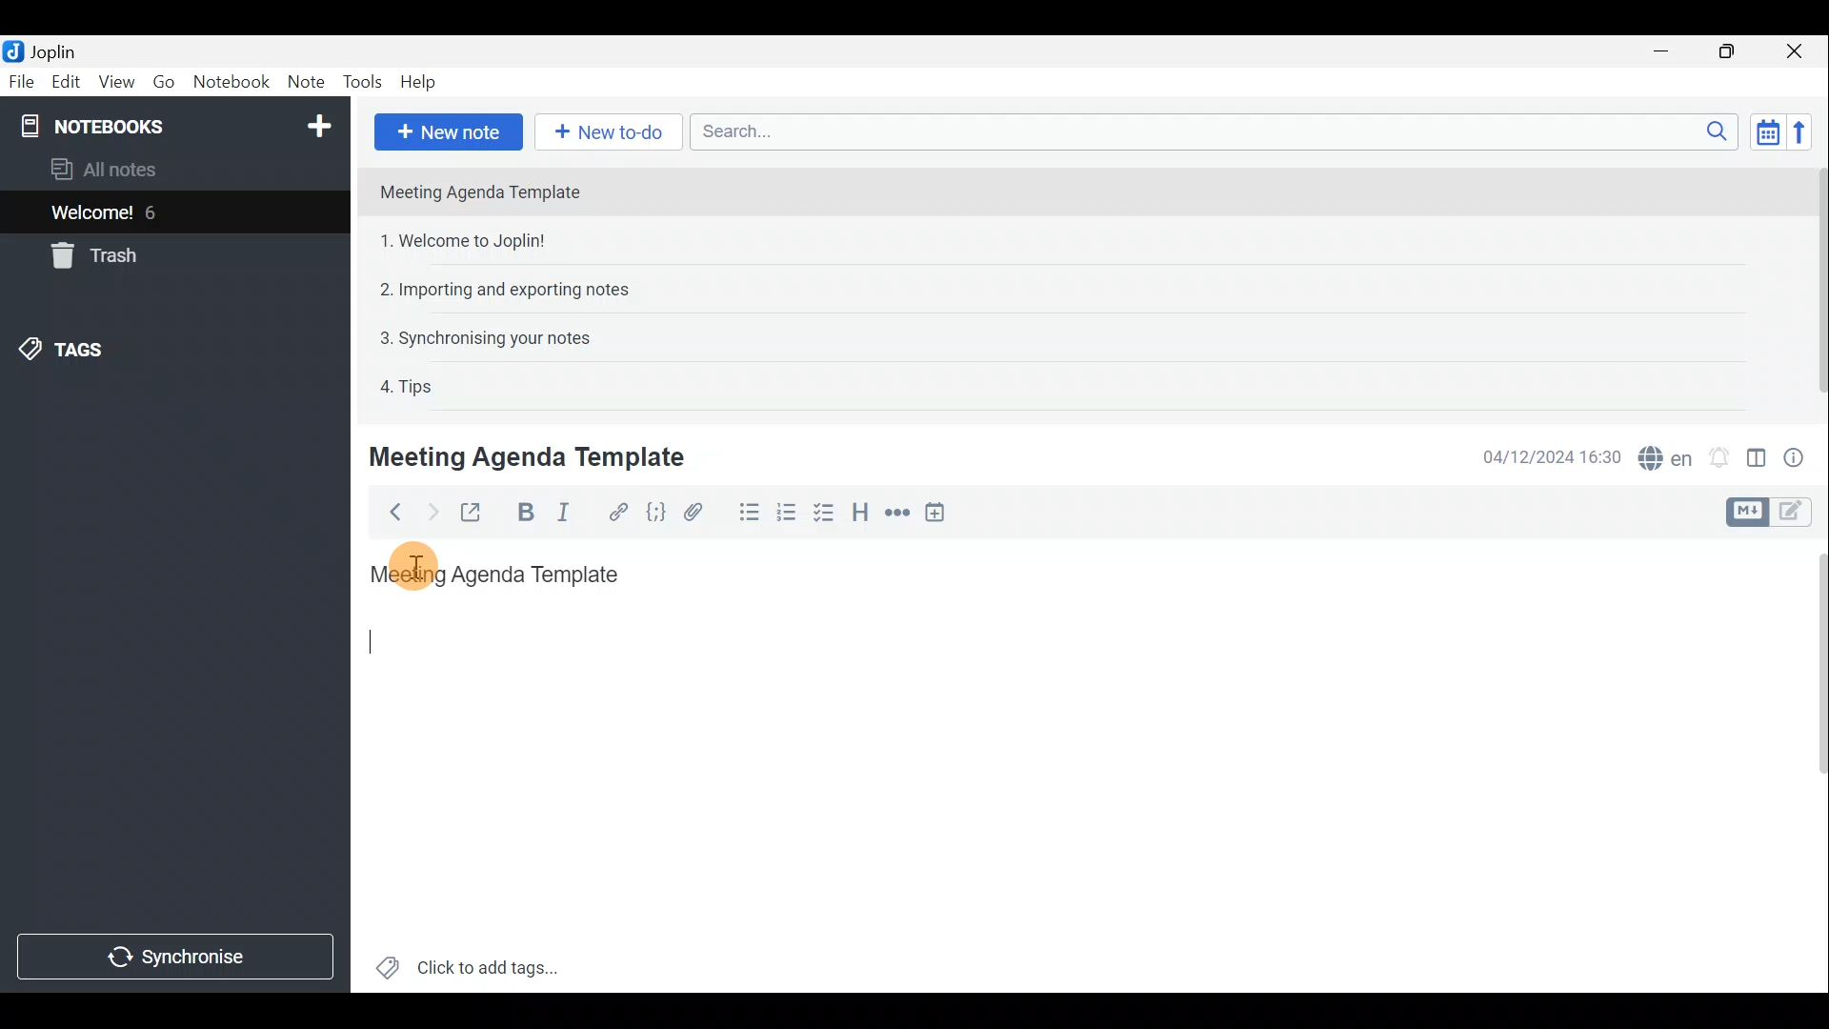 The height and width of the screenshot is (1029, 1829). Describe the element at coordinates (52, 50) in the screenshot. I see `Joplin` at that location.